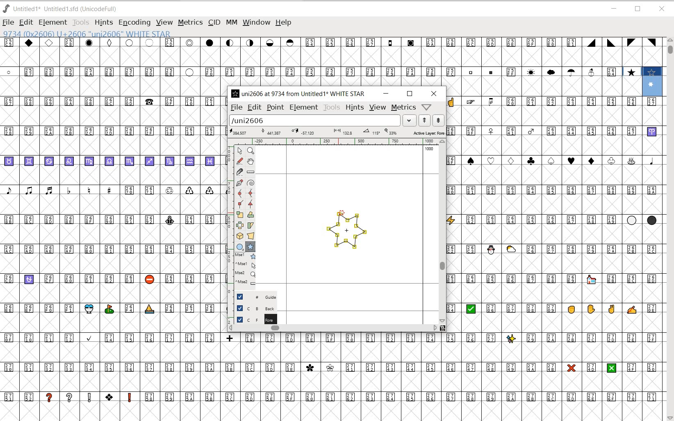  What do you see at coordinates (303, 108) in the screenshot?
I see `ELEMENT` at bounding box center [303, 108].